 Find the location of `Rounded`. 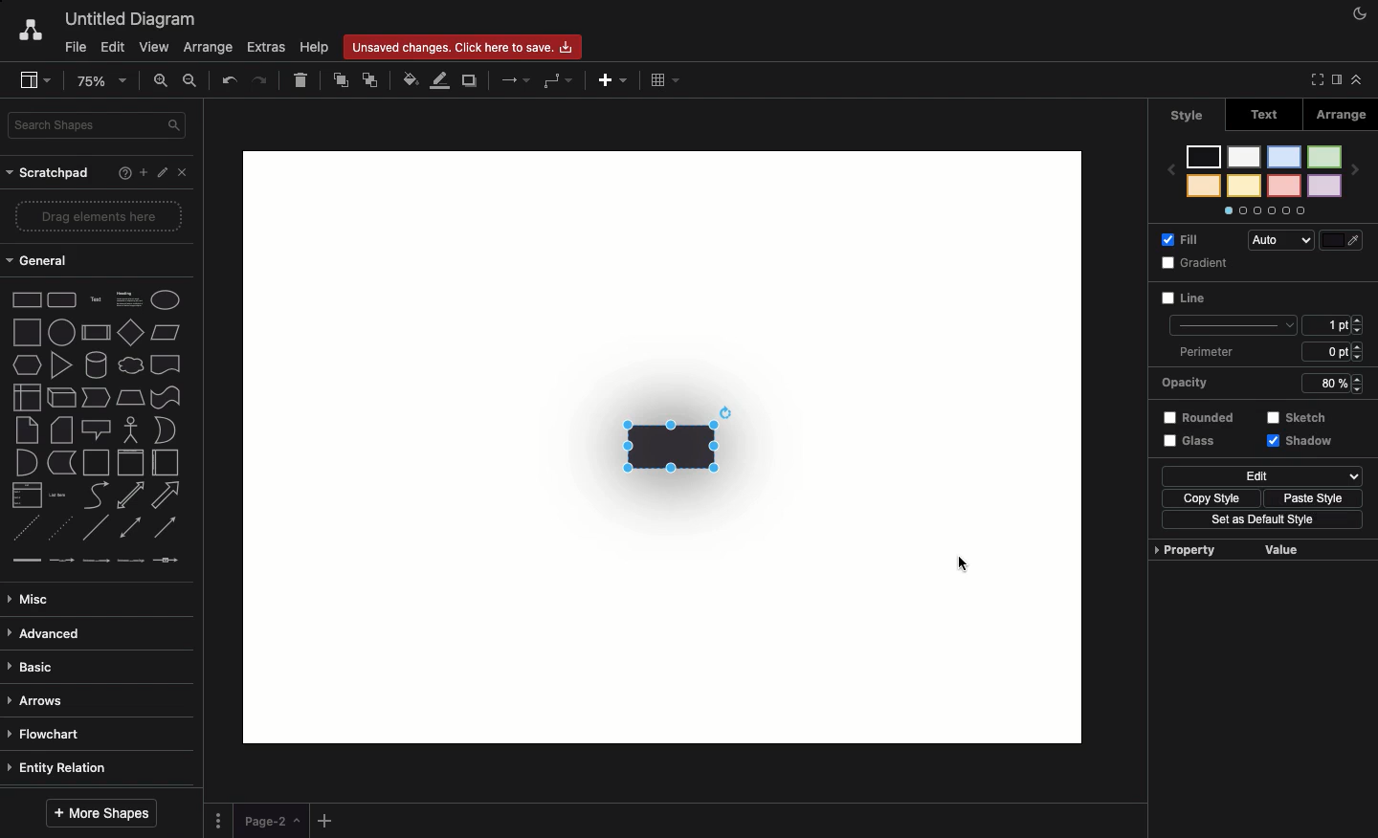

Rounded is located at coordinates (1201, 417).